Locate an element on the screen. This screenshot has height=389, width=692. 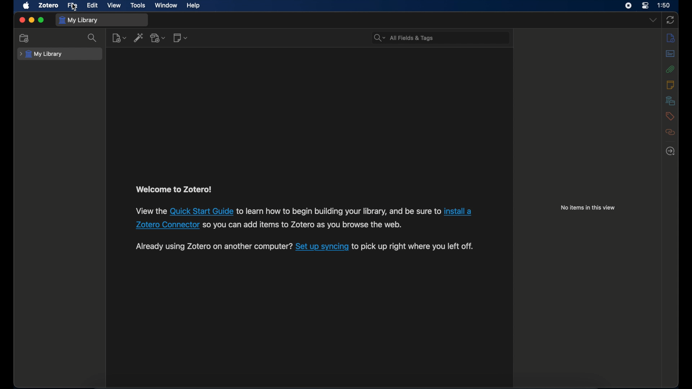
locate is located at coordinates (670, 151).